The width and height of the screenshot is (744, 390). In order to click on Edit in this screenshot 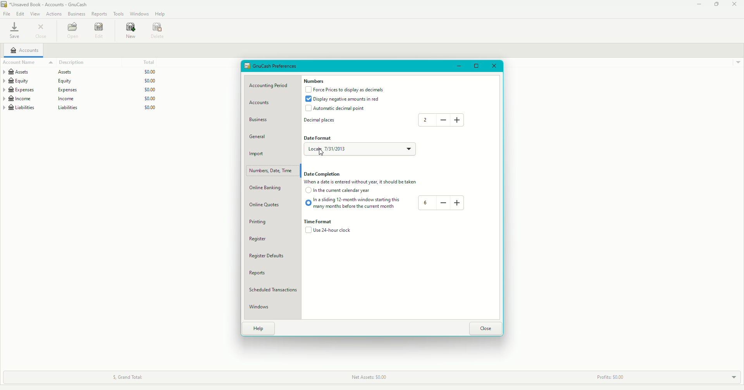, I will do `click(21, 14)`.